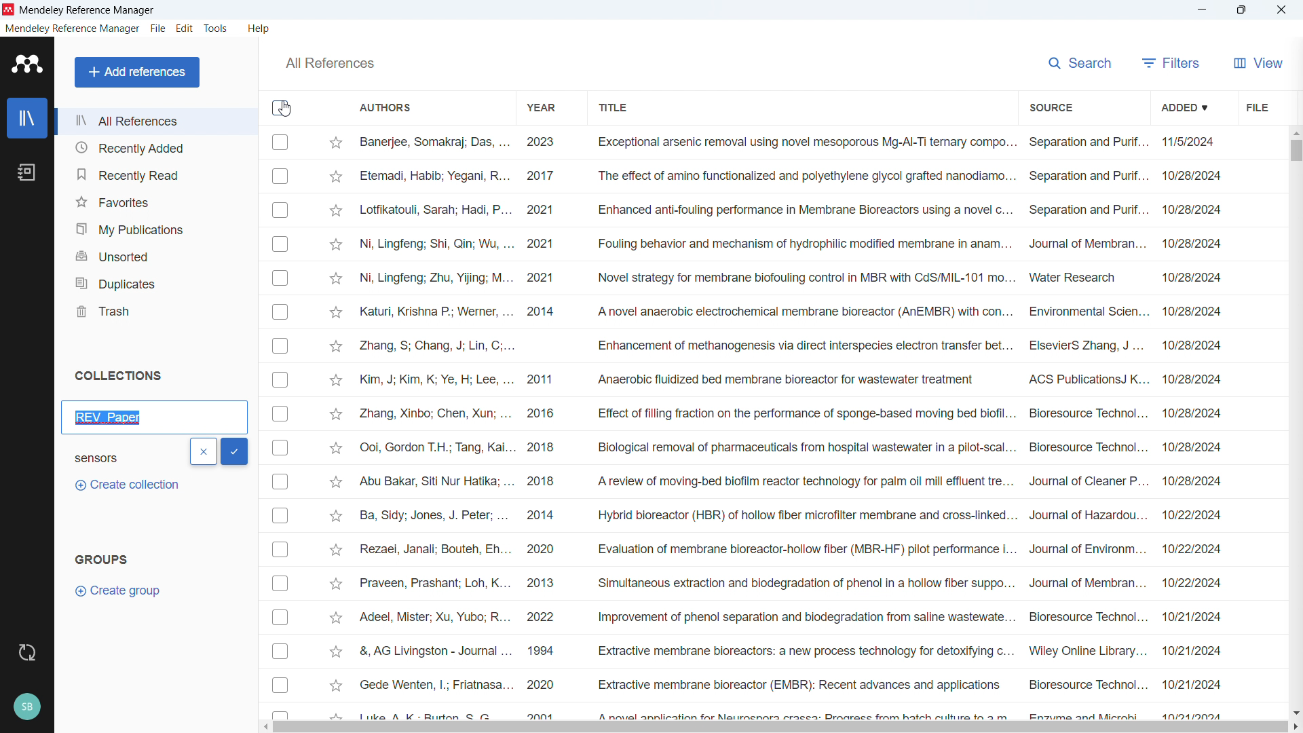 The width and height of the screenshot is (1303, 733). What do you see at coordinates (261, 28) in the screenshot?
I see `help` at bounding box center [261, 28].